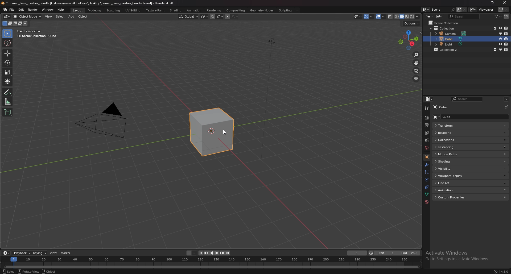 This screenshot has width=511, height=274. Describe the element at coordinates (492, 3) in the screenshot. I see `resize` at that location.